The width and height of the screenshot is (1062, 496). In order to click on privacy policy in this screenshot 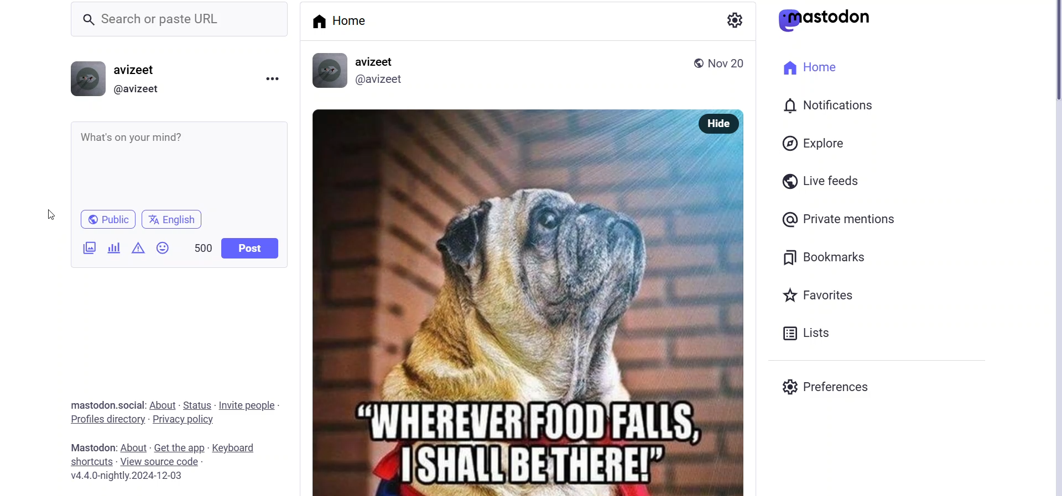, I will do `click(185, 421)`.